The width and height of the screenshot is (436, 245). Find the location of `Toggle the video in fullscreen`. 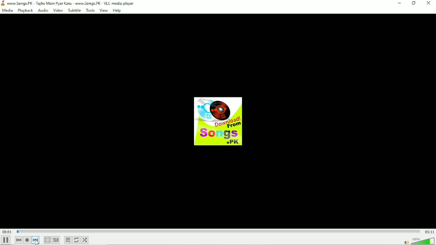

Toggle the video in fullscreen is located at coordinates (48, 240).